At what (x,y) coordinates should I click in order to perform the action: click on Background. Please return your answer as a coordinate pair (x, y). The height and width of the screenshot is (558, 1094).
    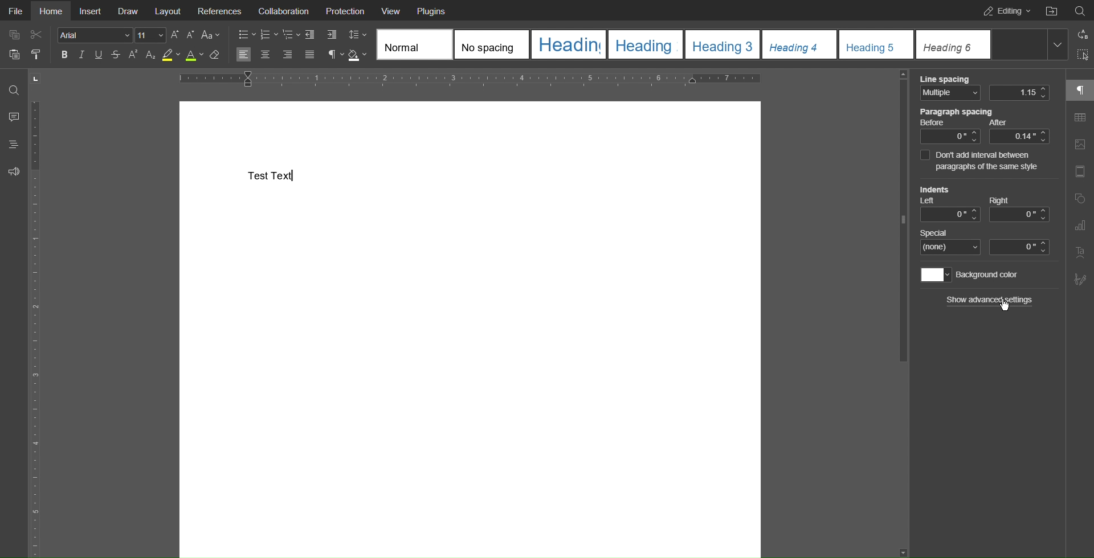
    Looking at the image, I should click on (971, 275).